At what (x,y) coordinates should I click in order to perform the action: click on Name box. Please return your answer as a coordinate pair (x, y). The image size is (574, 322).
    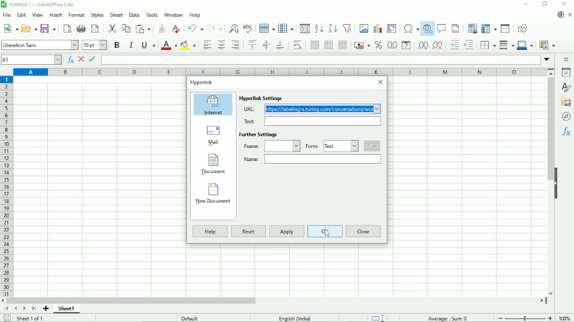
    Looking at the image, I should click on (322, 159).